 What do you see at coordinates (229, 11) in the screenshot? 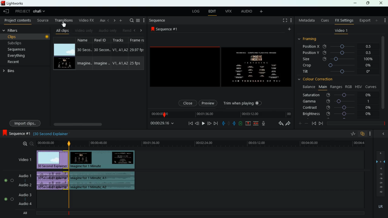
I see `vfx` at bounding box center [229, 11].